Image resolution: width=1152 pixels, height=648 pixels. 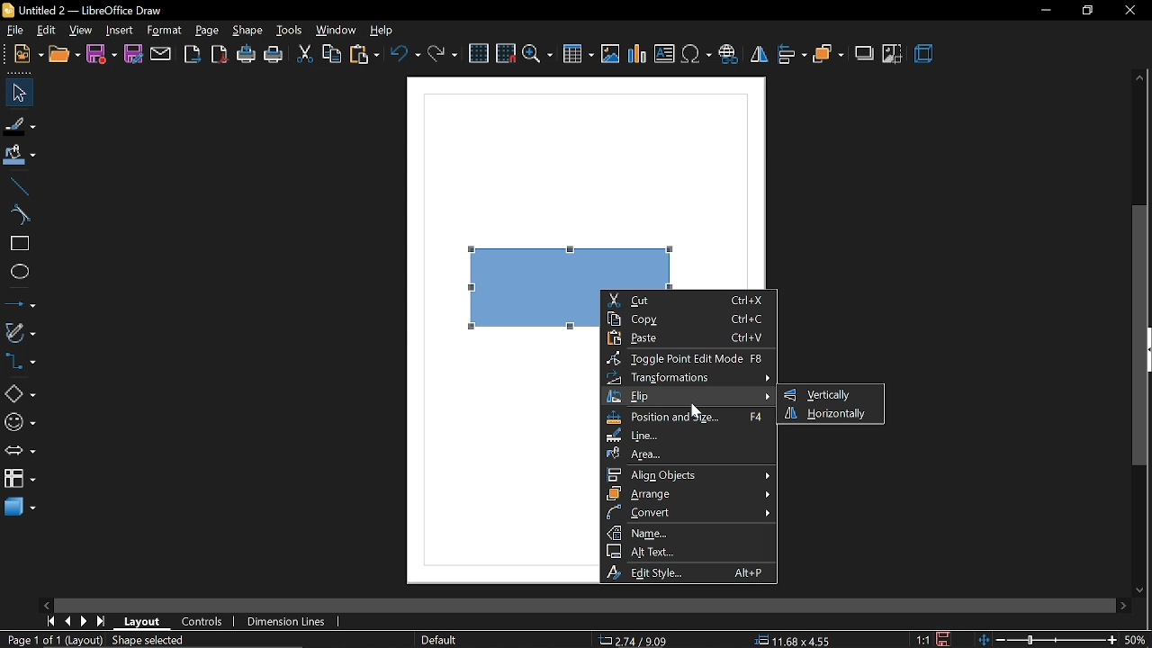 I want to click on controls, so click(x=206, y=622).